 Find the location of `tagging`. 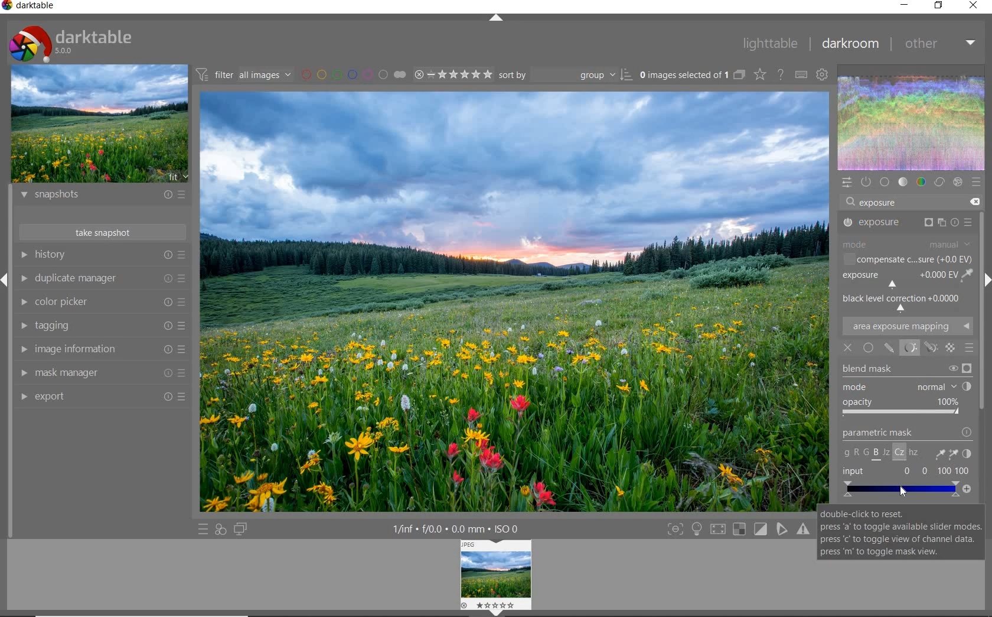

tagging is located at coordinates (100, 325).